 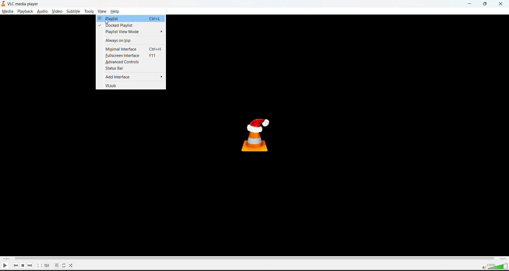 What do you see at coordinates (16, 265) in the screenshot?
I see `previous` at bounding box center [16, 265].